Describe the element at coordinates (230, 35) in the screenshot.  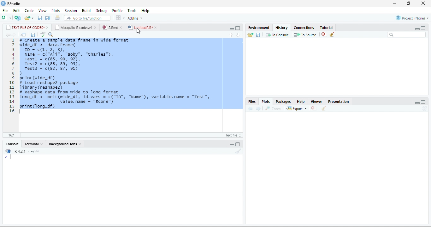
I see `up` at that location.